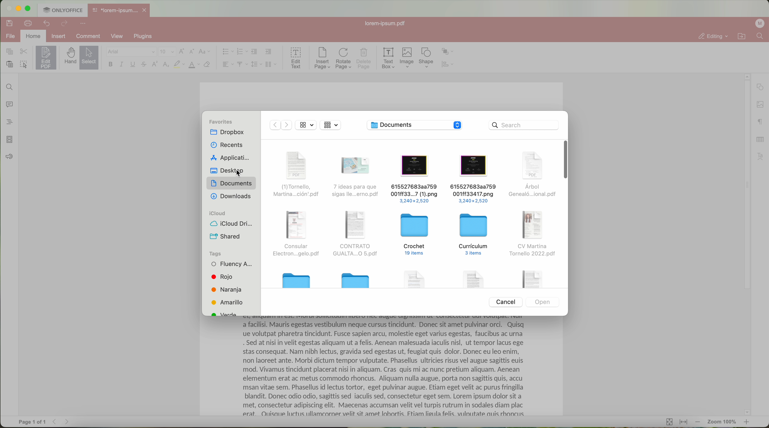  Describe the element at coordinates (231, 223) in the screenshot. I see `icloud drive` at that location.